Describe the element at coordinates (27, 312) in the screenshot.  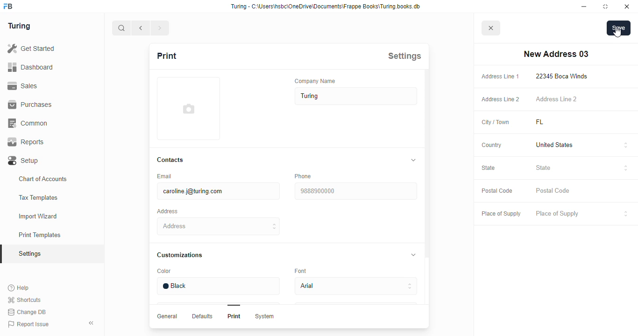
I see `change DB` at that location.